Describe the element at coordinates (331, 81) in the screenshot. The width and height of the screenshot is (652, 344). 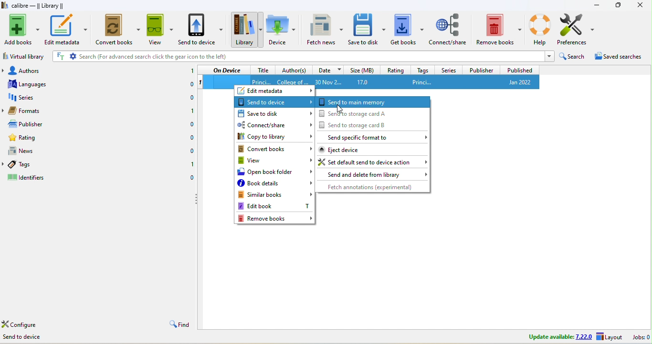
I see `30 nov 2` at that location.